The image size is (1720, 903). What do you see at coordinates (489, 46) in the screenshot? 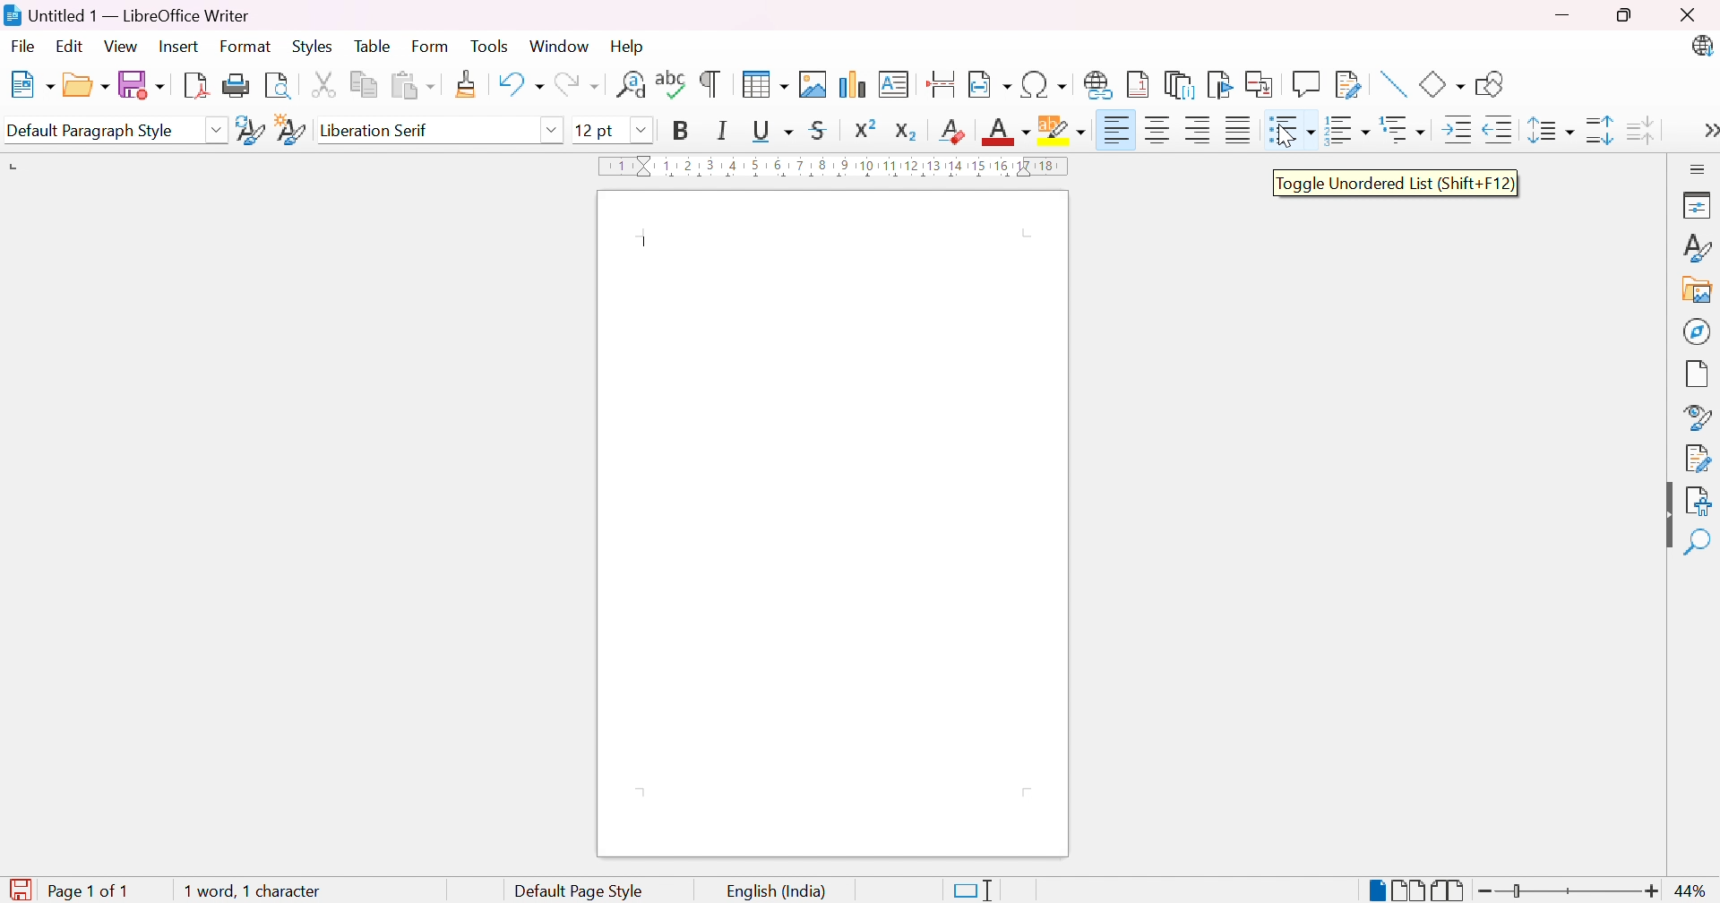
I see `Tools` at bounding box center [489, 46].